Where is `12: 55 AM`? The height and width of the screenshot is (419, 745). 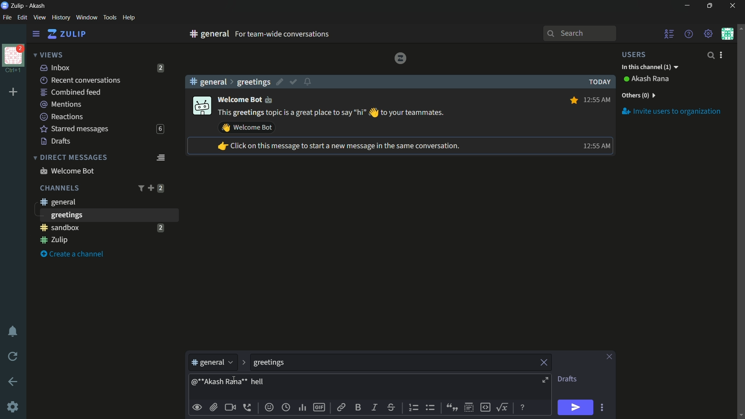 12: 55 AM is located at coordinates (595, 146).